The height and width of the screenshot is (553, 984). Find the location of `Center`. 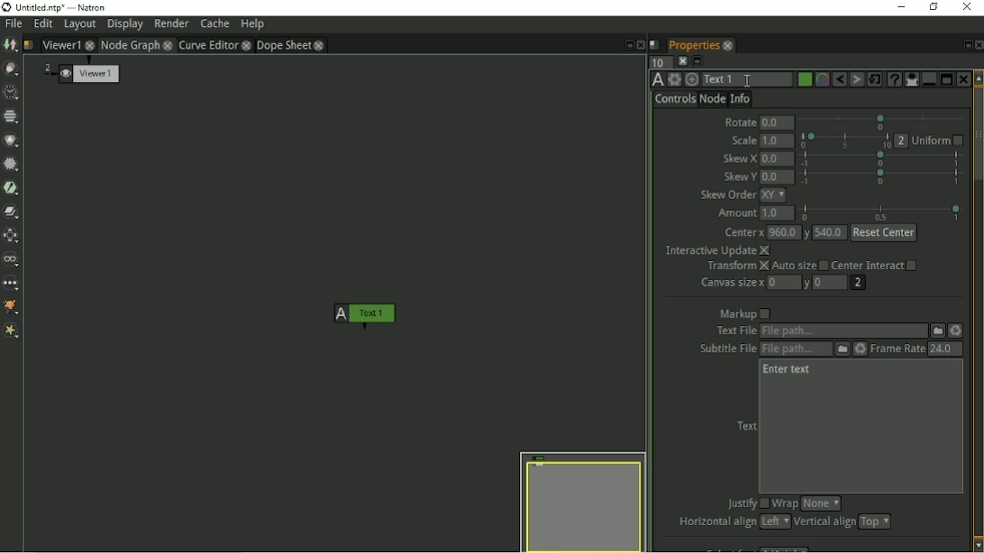

Center is located at coordinates (742, 231).